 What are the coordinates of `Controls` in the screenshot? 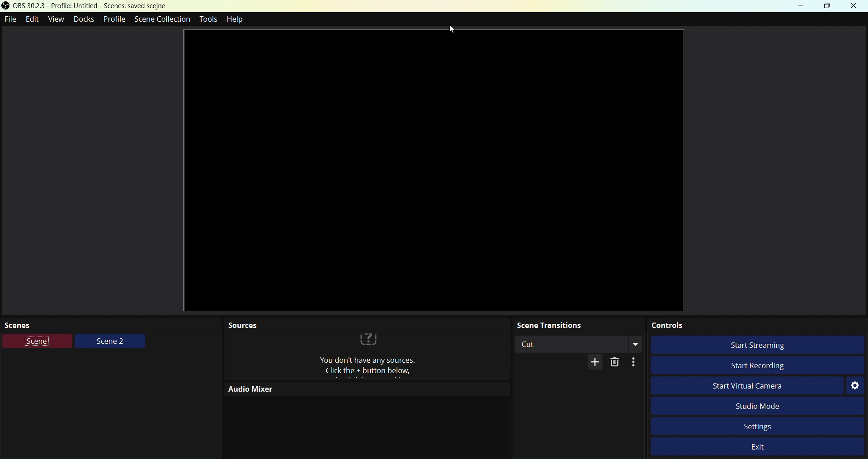 It's located at (757, 325).